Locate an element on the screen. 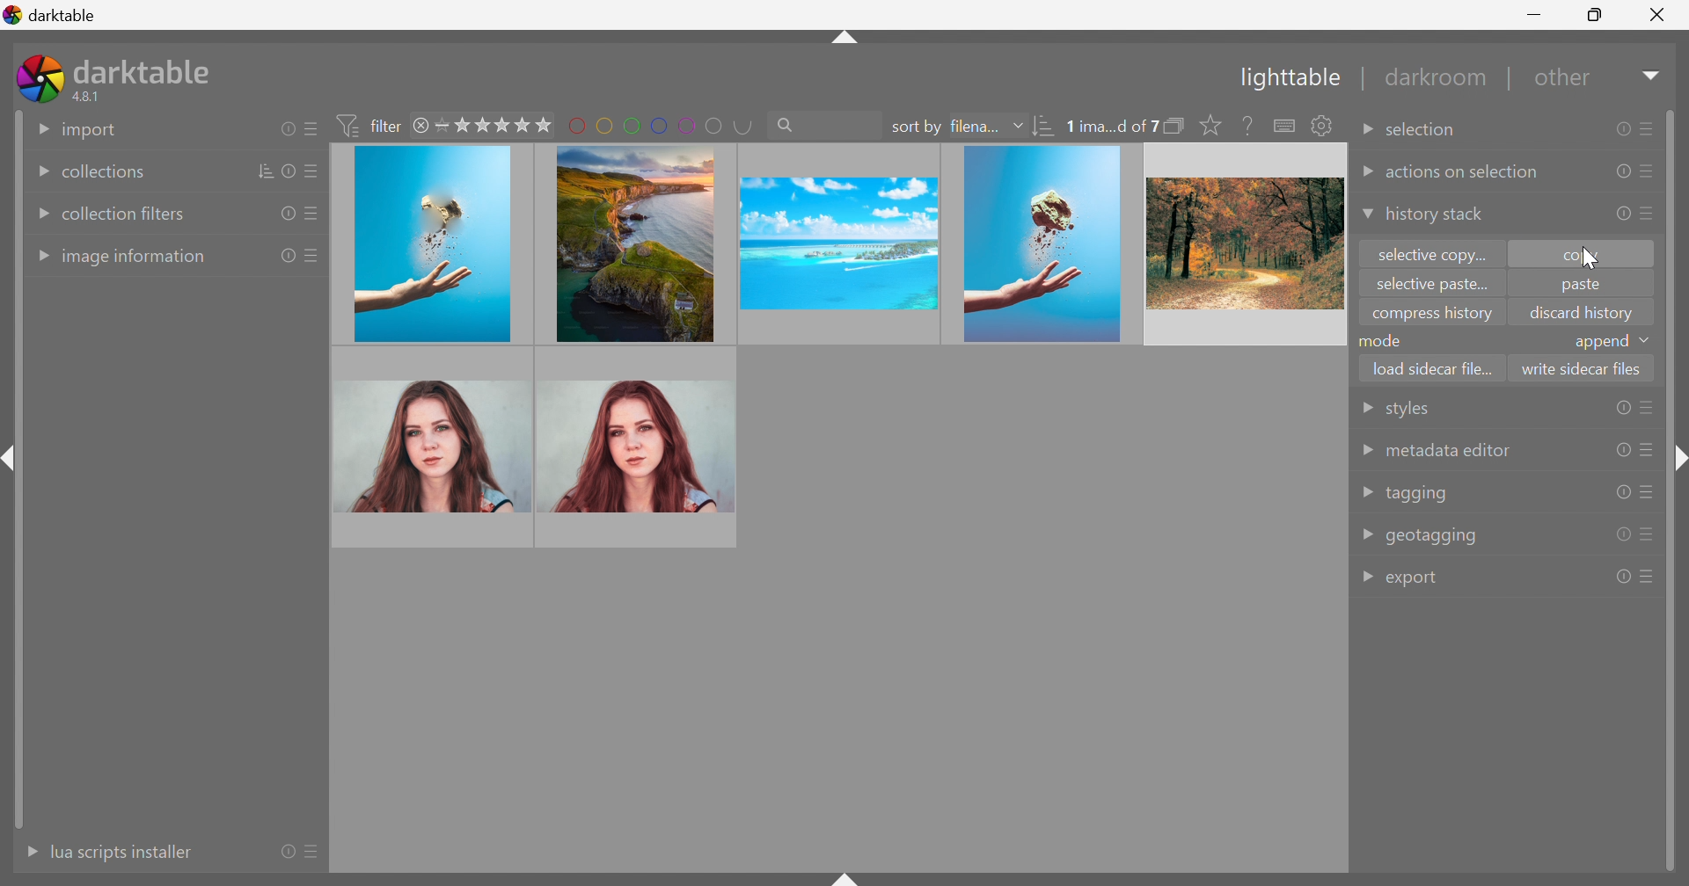 The image size is (1689, 886). shift+ctrl+r is located at coordinates (1677, 461).